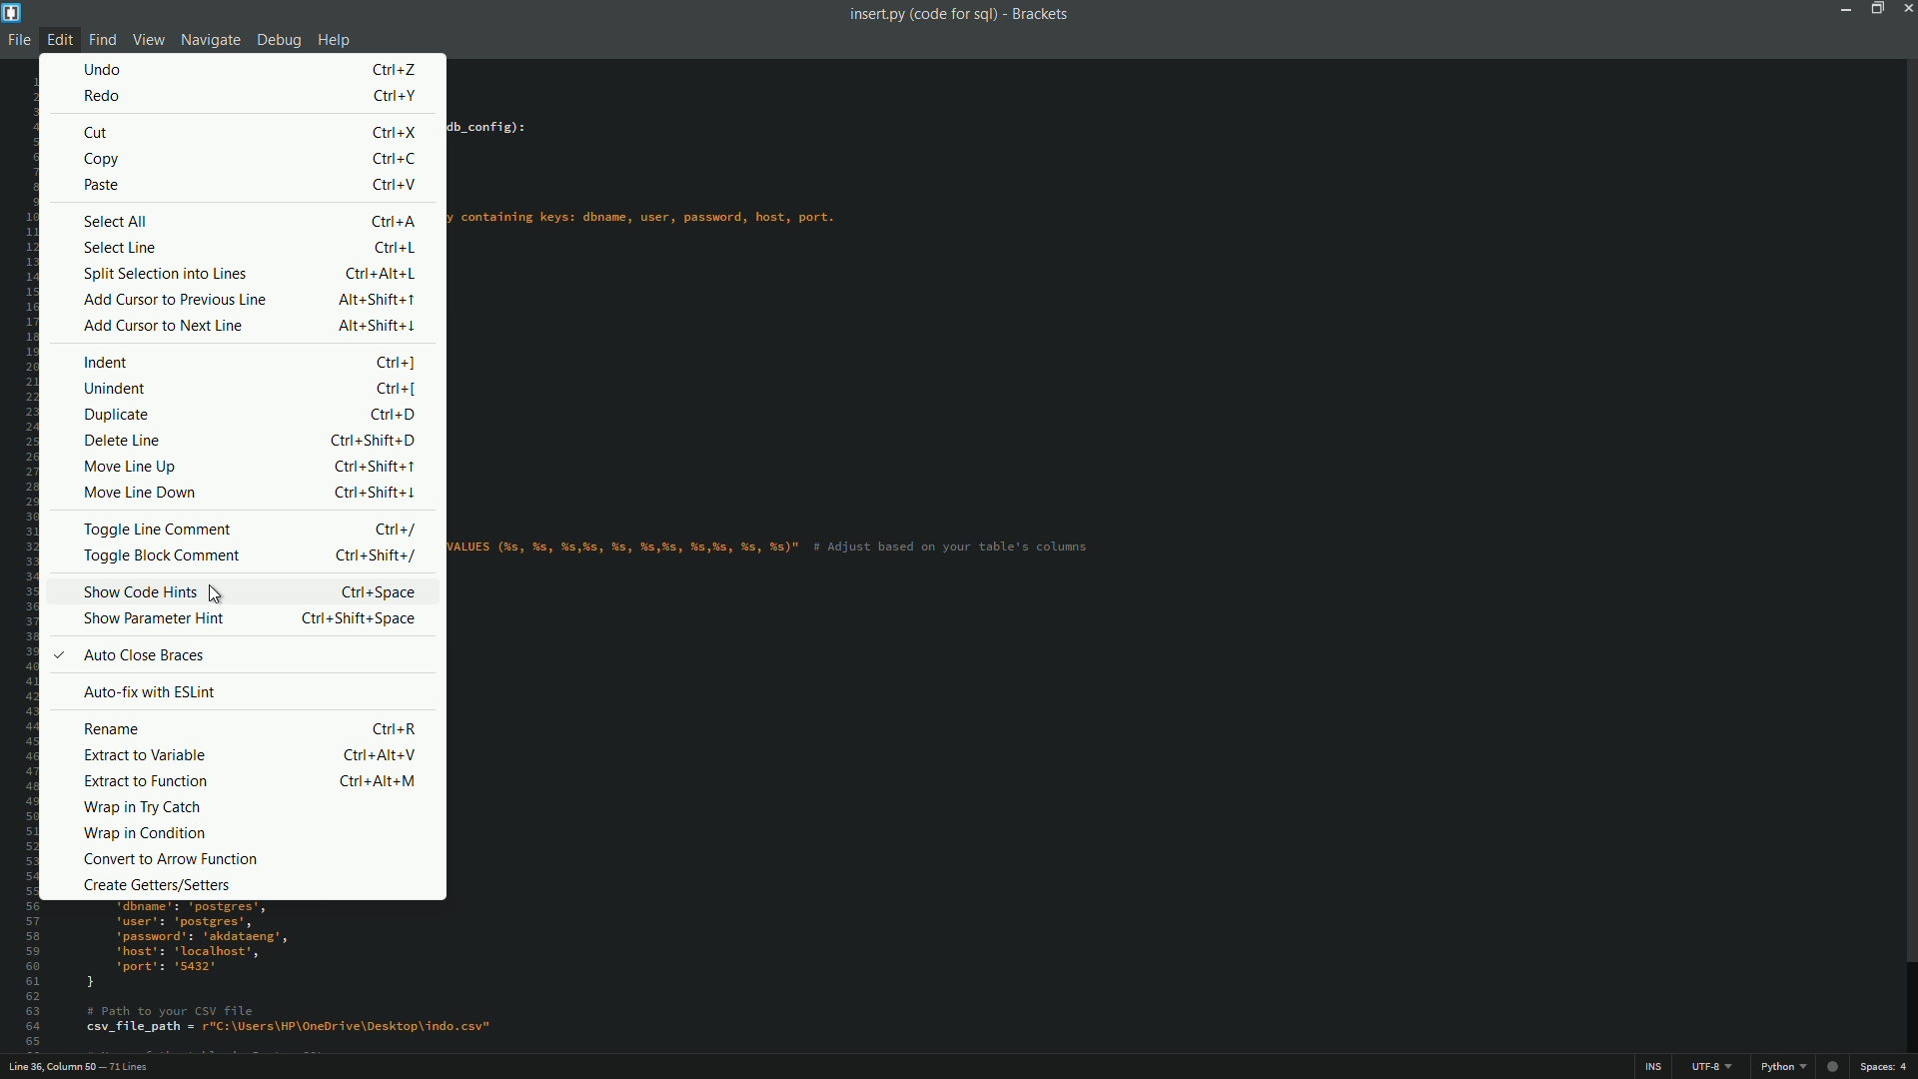 This screenshot has height=1079, width=1918. Describe the element at coordinates (133, 1068) in the screenshot. I see `number of lines` at that location.